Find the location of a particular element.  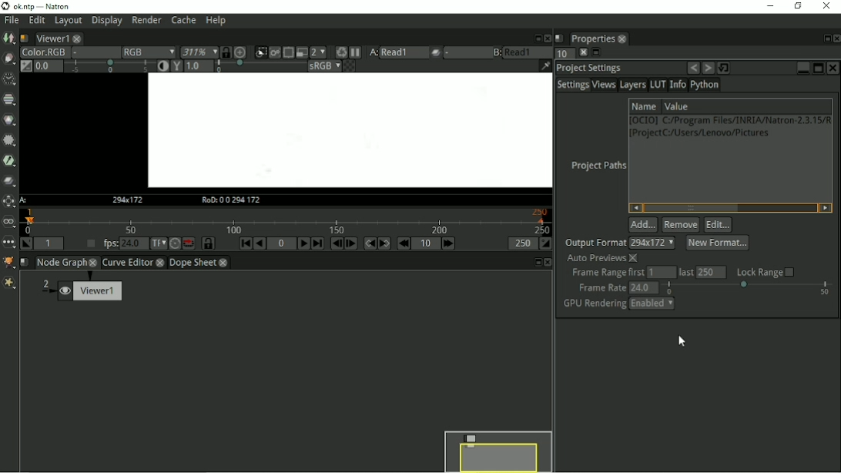

A is located at coordinates (25, 200).